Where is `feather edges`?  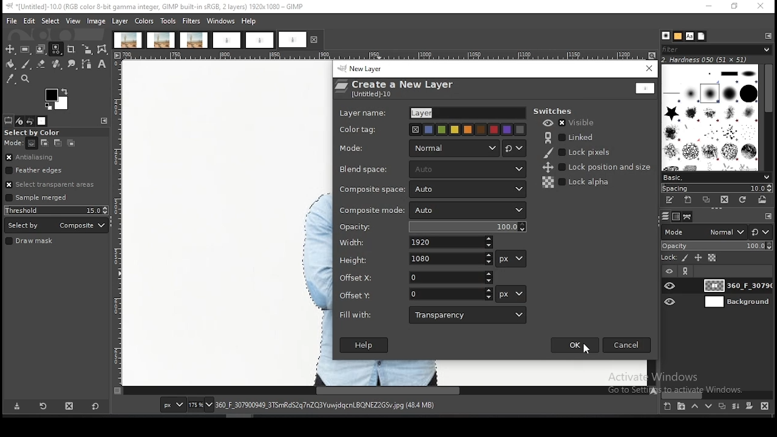
feather edges is located at coordinates (57, 170).